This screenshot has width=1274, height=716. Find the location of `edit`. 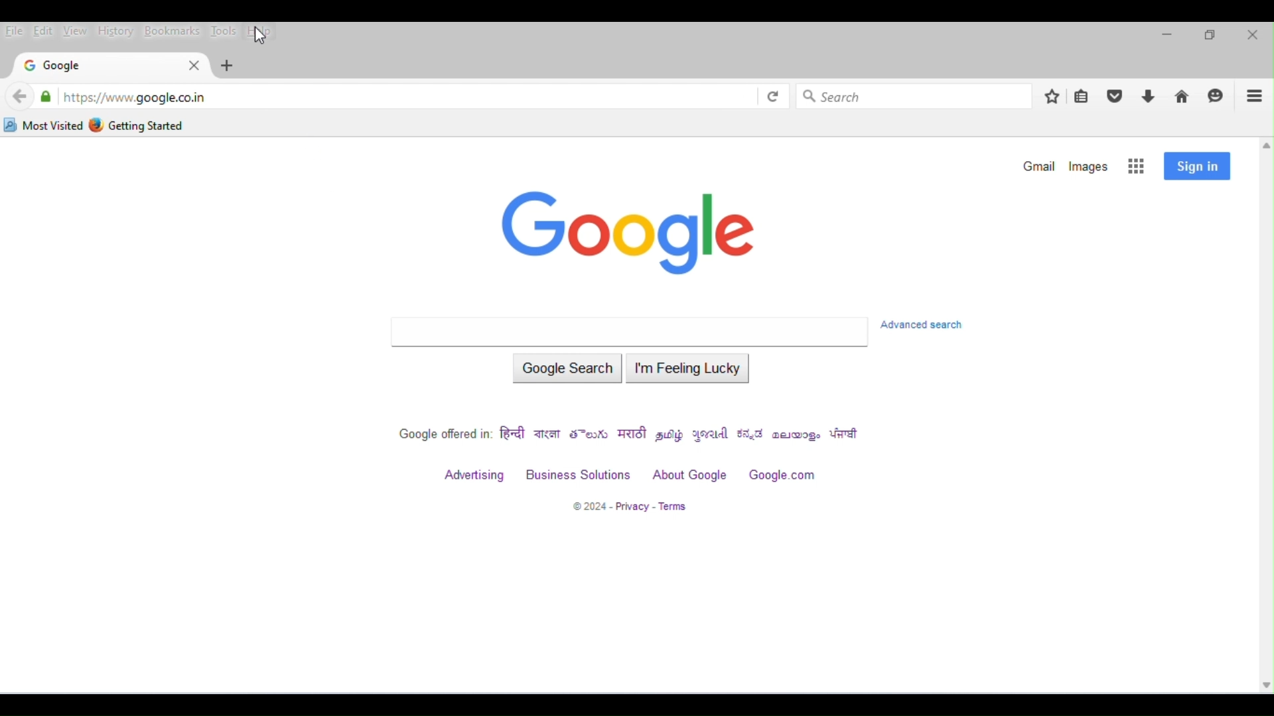

edit is located at coordinates (43, 30).